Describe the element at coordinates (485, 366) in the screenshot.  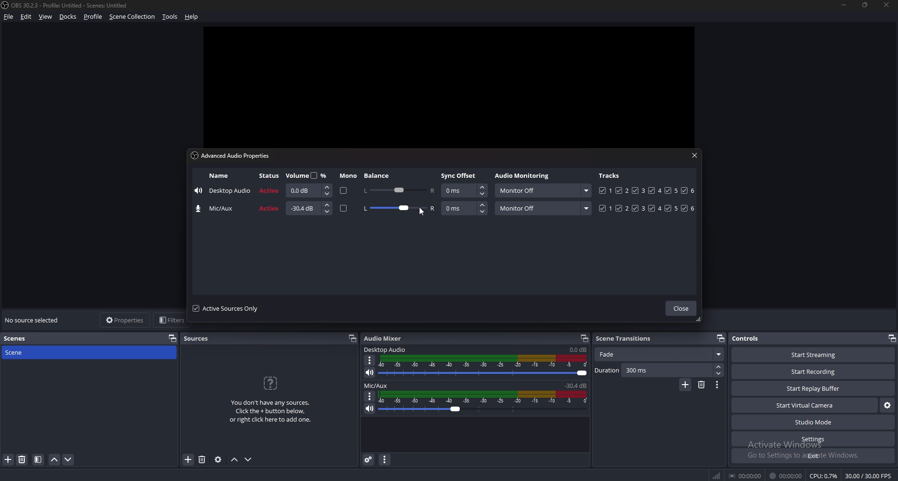
I see `desktop audio adjust` at that location.